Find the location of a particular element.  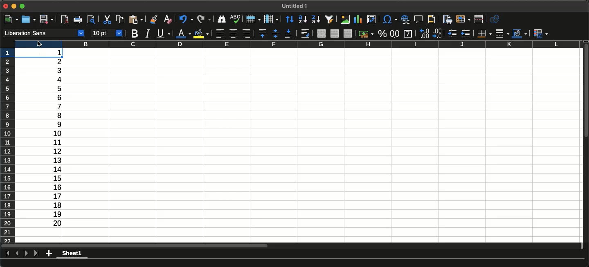

Align right is located at coordinates (246, 34).